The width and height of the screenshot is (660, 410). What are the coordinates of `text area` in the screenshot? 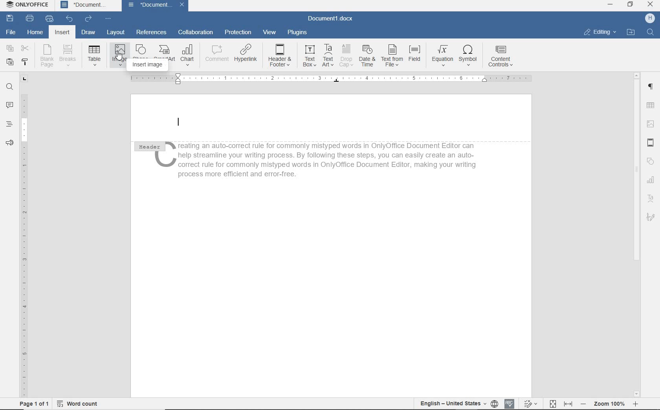 It's located at (651, 198).